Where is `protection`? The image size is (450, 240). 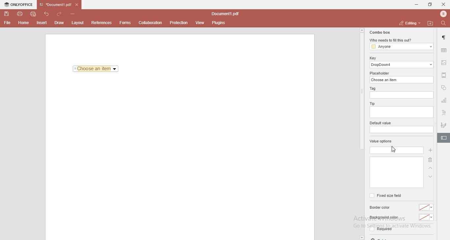 protection is located at coordinates (179, 22).